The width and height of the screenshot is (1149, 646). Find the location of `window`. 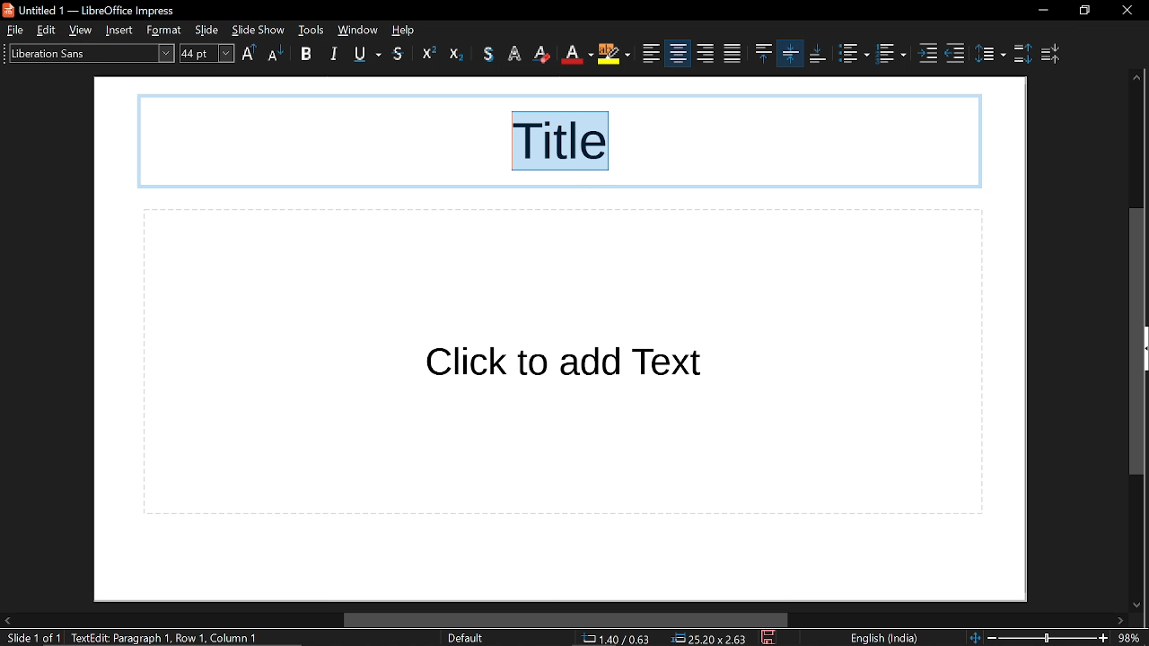

window is located at coordinates (357, 30).